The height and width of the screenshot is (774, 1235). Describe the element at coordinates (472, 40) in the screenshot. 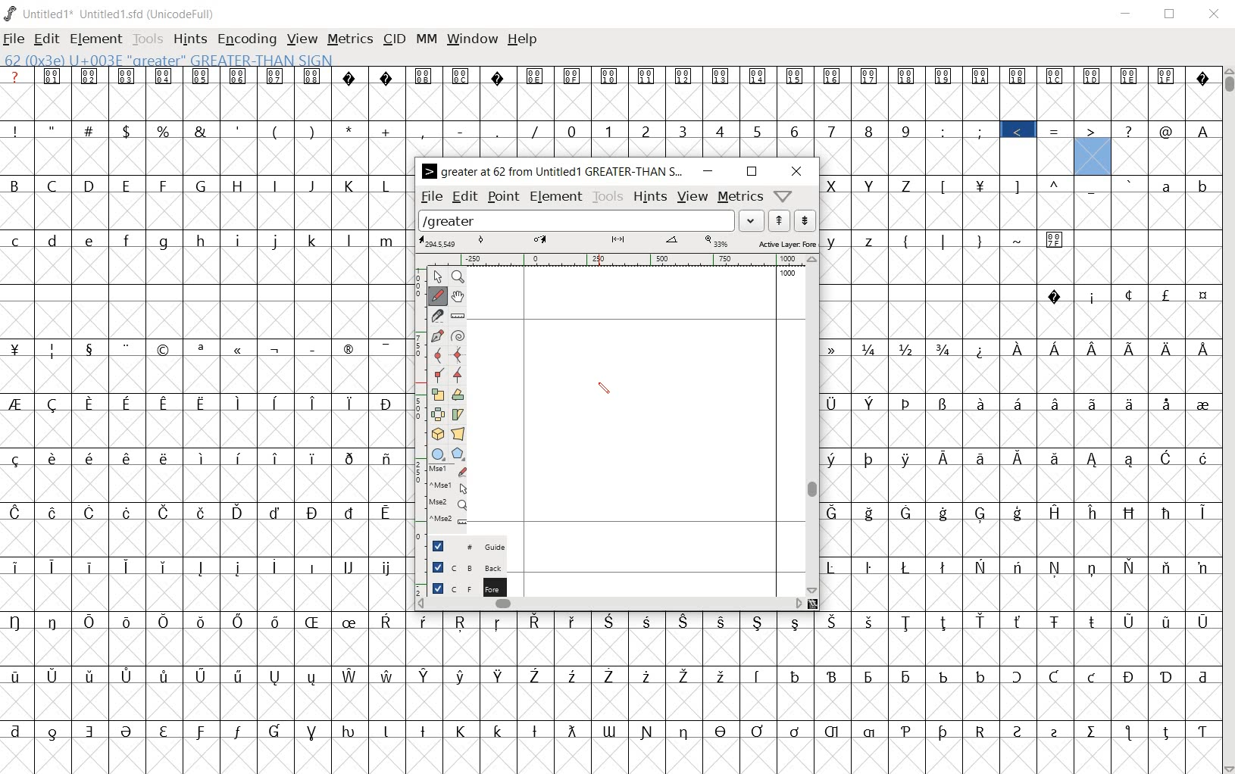

I see `window` at that location.